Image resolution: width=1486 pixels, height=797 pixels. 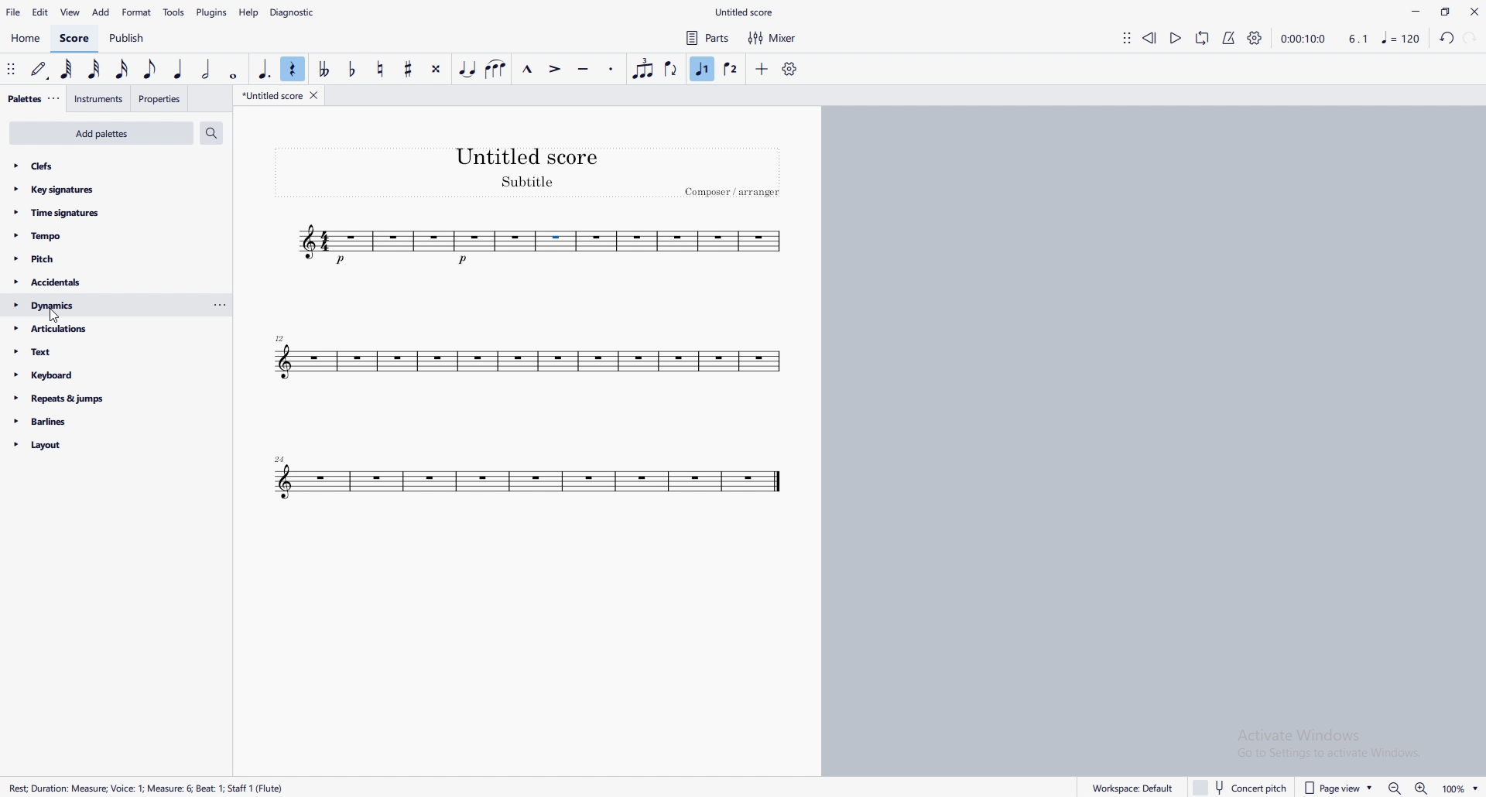 I want to click on concert pitch, so click(x=1241, y=787).